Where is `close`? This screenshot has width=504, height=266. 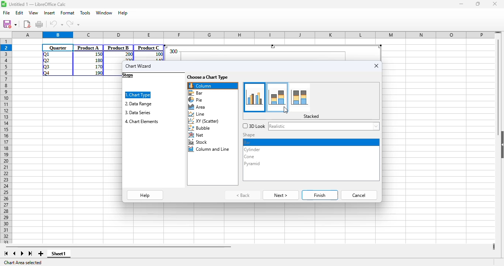 close is located at coordinates (494, 4).